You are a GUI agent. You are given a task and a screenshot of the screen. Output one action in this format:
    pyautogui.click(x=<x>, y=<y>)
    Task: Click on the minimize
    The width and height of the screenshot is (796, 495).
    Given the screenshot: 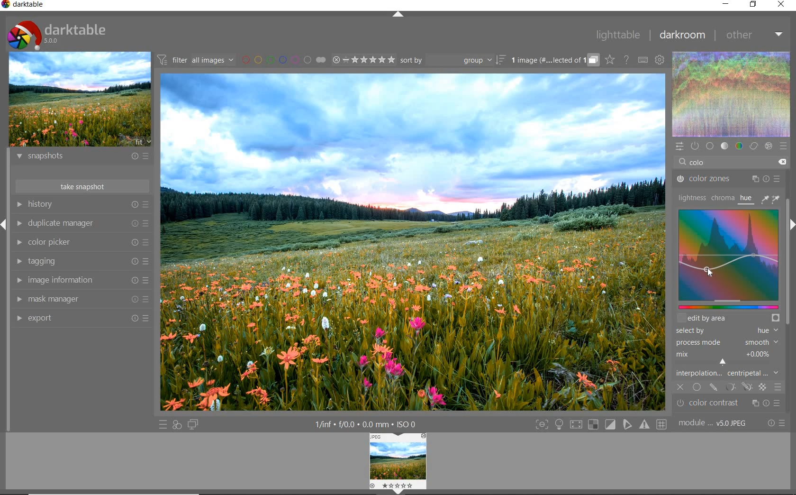 What is the action you would take?
    pyautogui.click(x=727, y=5)
    